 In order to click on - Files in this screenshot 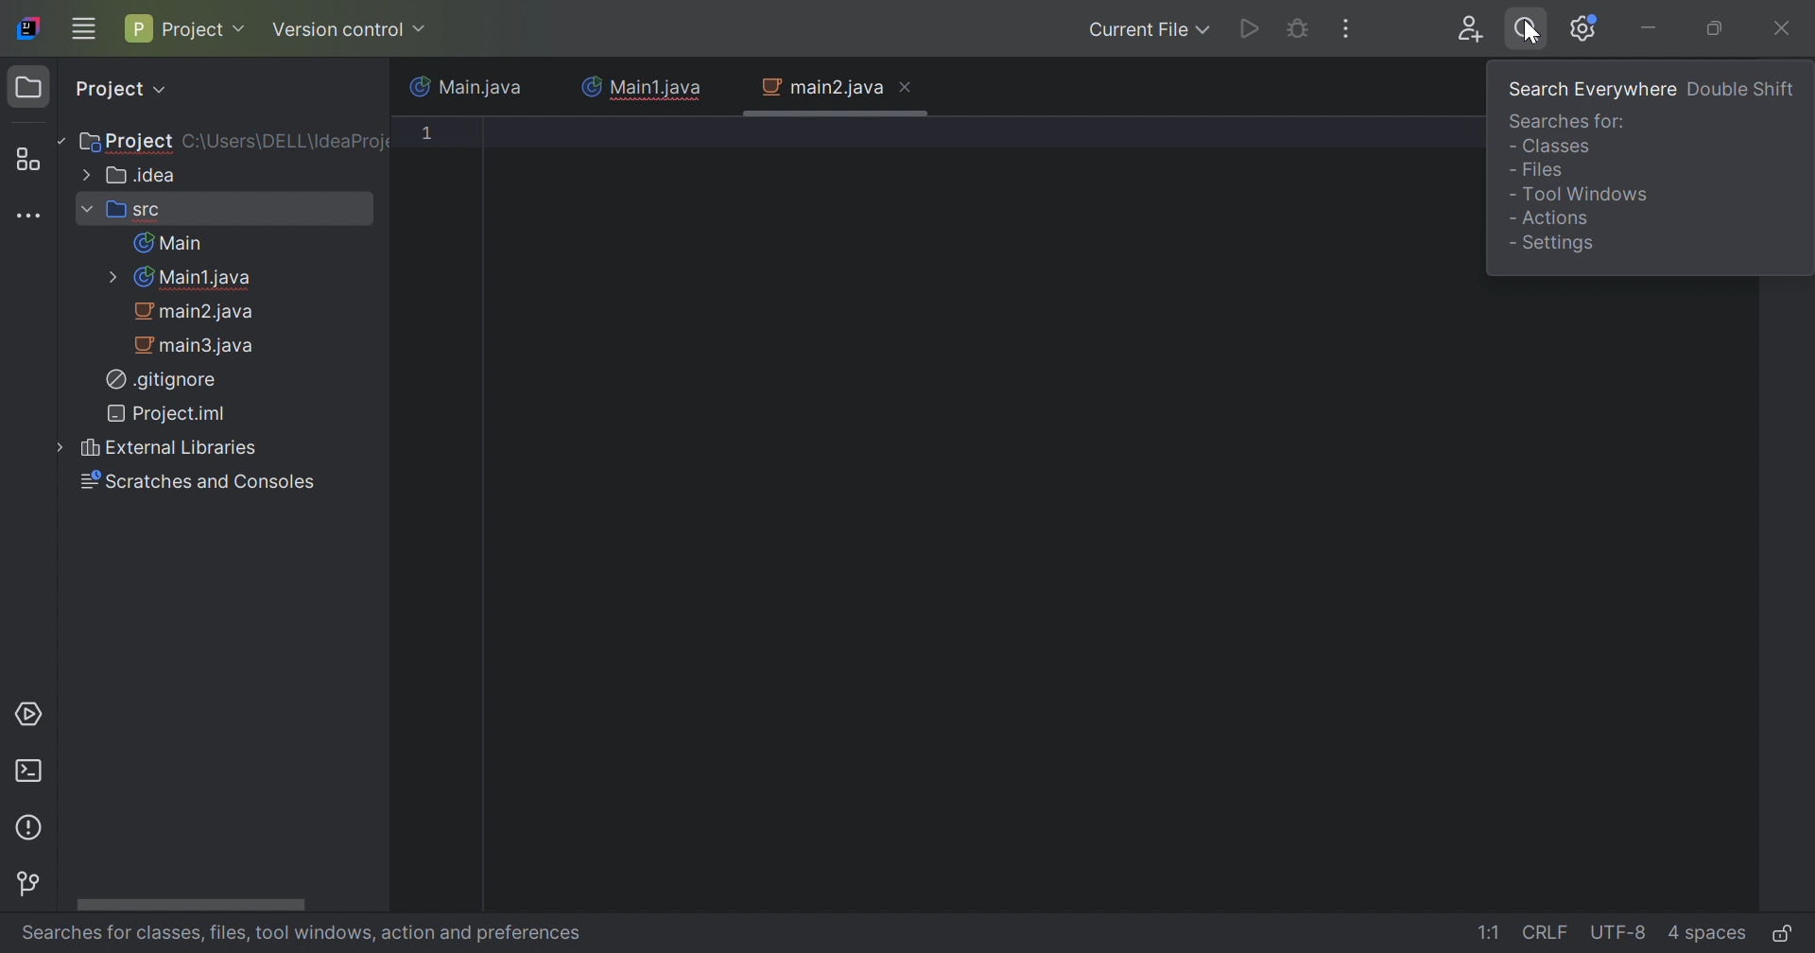, I will do `click(1538, 169)`.